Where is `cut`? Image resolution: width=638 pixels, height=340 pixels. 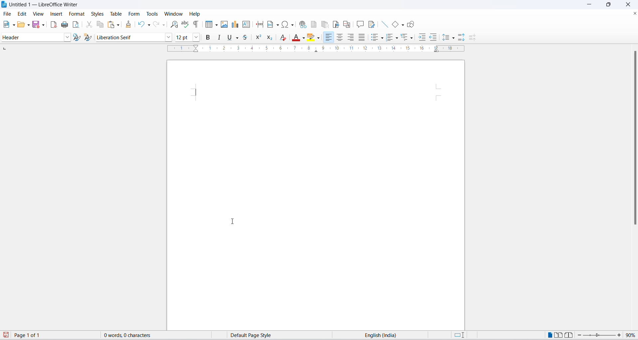
cut is located at coordinates (89, 25).